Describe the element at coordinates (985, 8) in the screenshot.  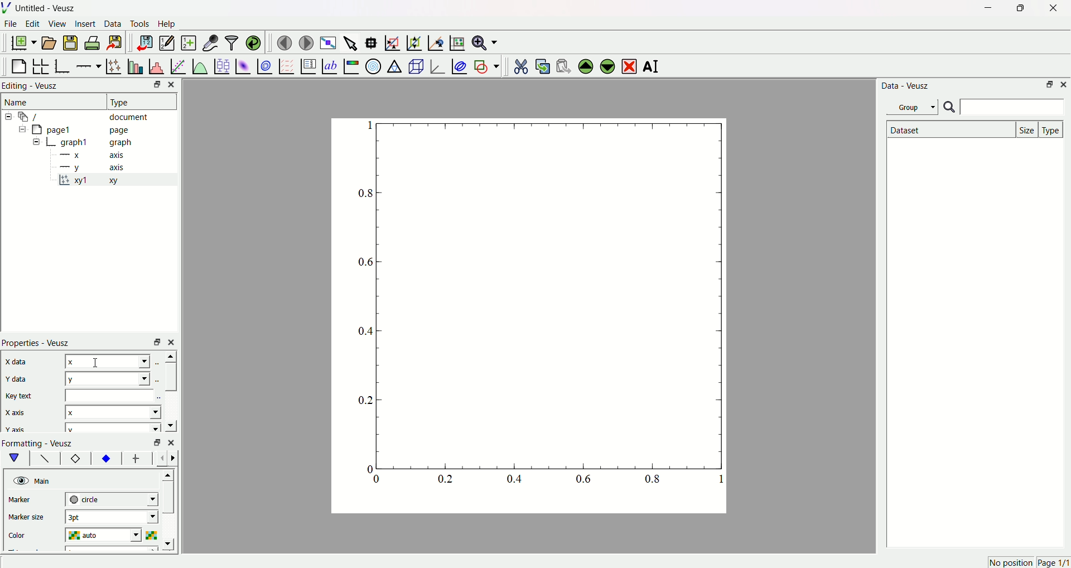
I see `Minimize` at that location.